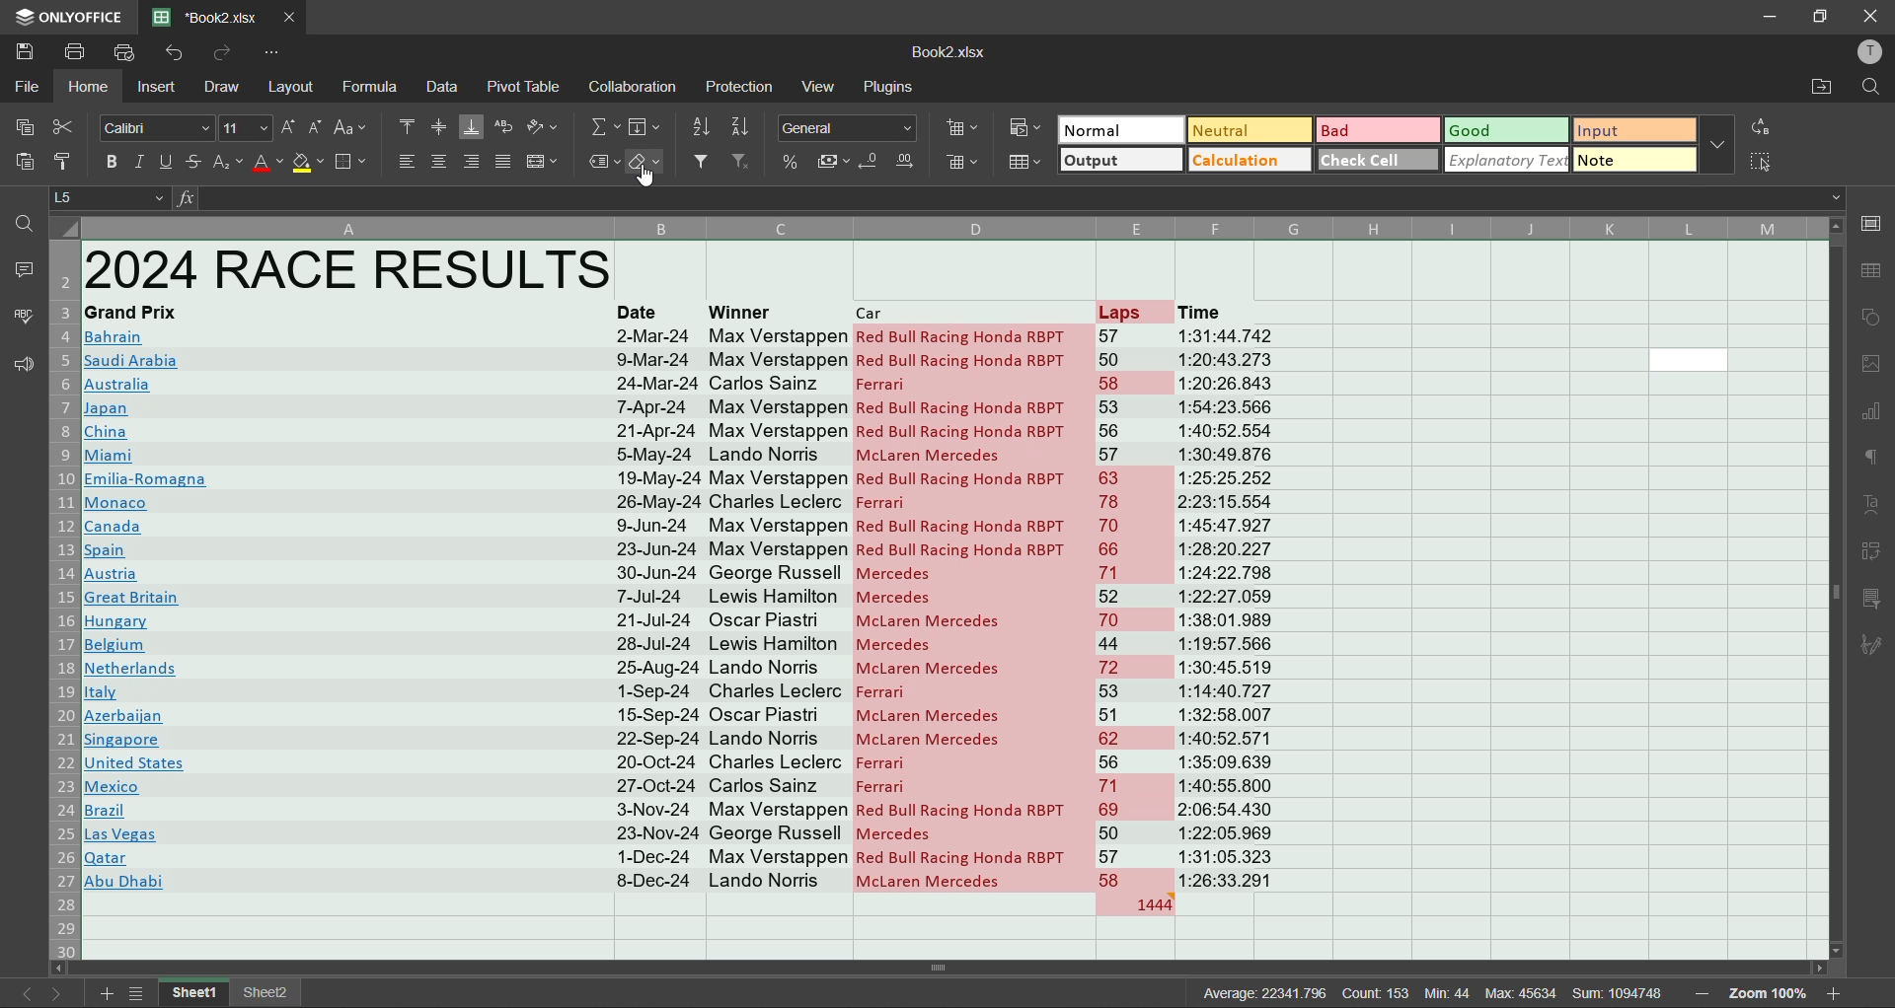  Describe the element at coordinates (1451, 993) in the screenshot. I see `min` at that location.